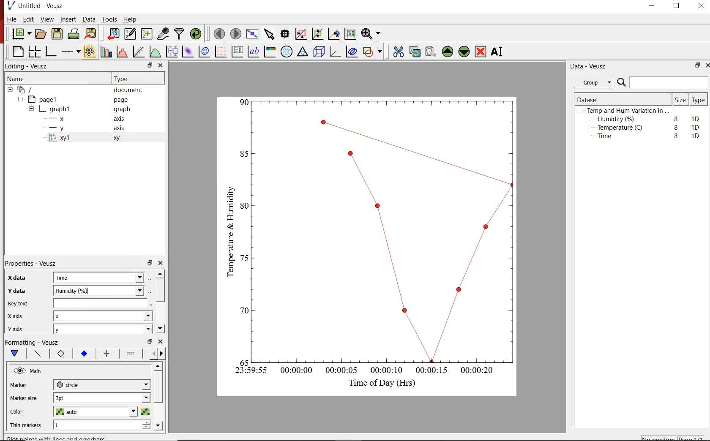  I want to click on 23:59:55, so click(248, 371).